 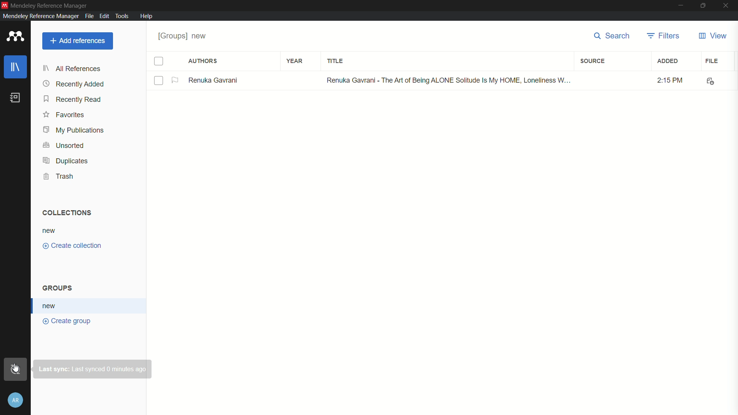 What do you see at coordinates (665, 80) in the screenshot?
I see `2:15 PM` at bounding box center [665, 80].